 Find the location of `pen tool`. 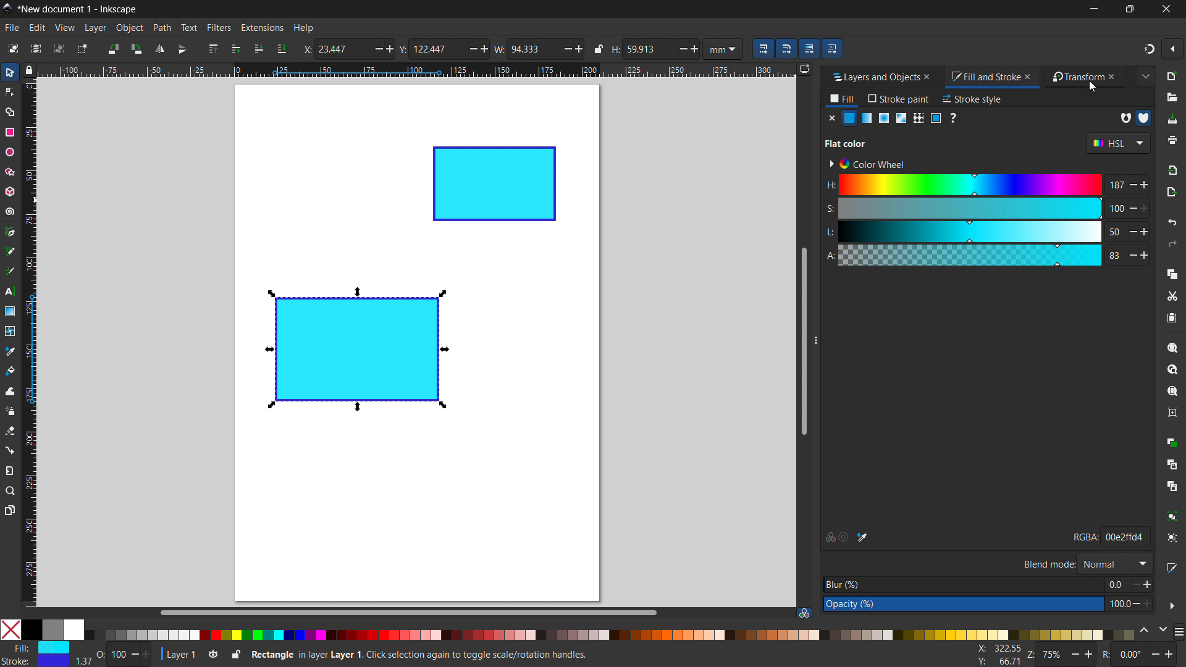

pen tool is located at coordinates (11, 231).